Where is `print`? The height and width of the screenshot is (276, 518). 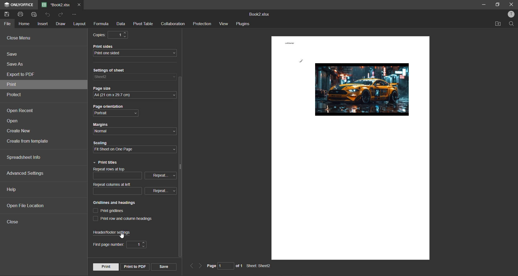 print is located at coordinates (105, 267).